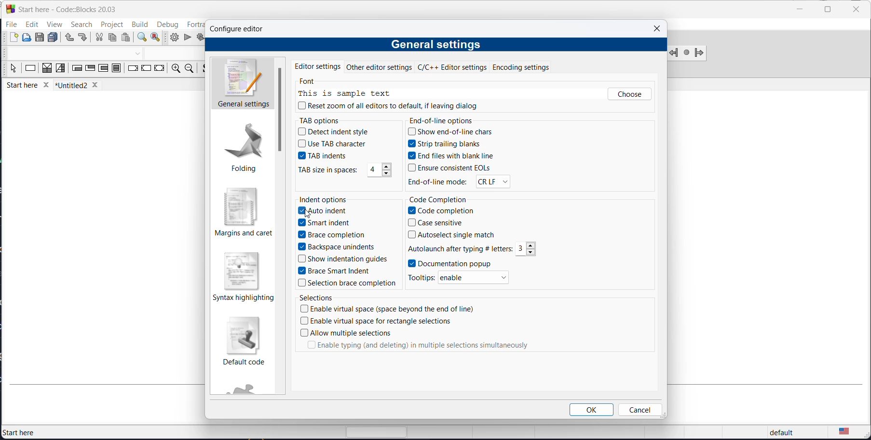  Describe the element at coordinates (247, 387) in the screenshot. I see `fortran project` at that location.